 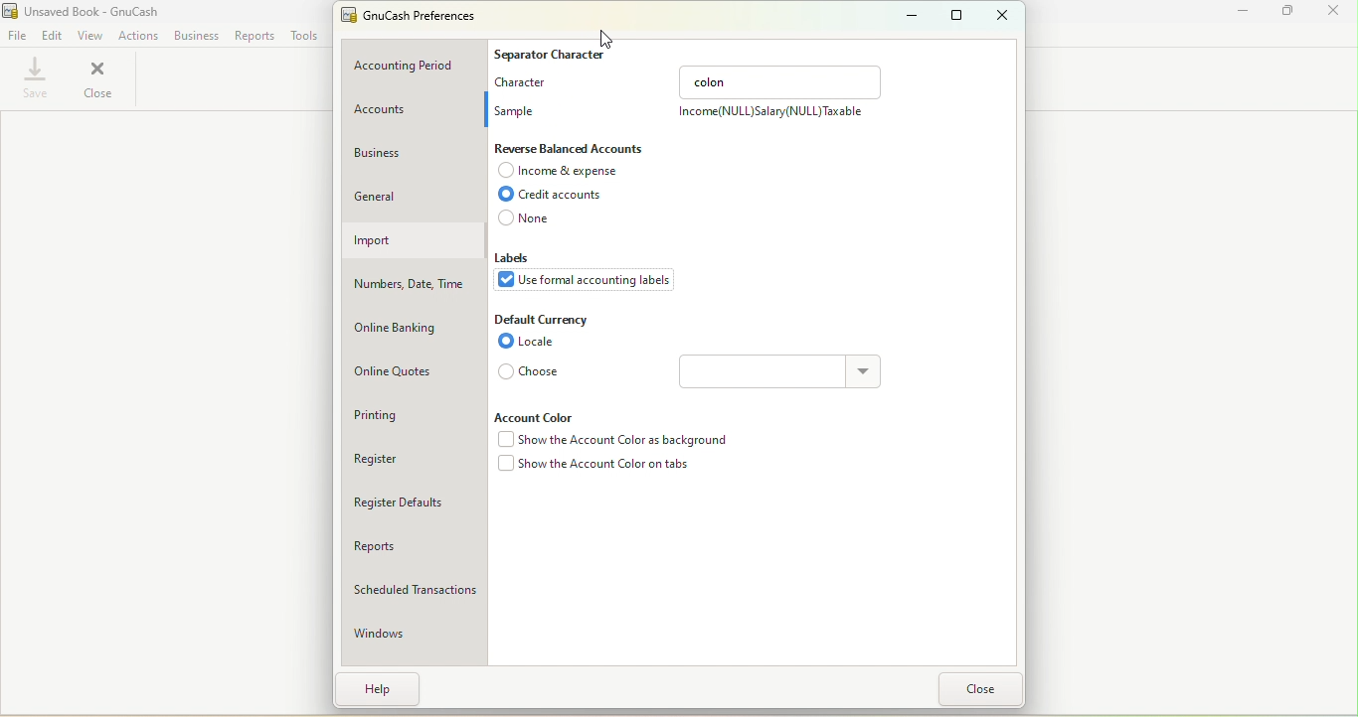 What do you see at coordinates (765, 371) in the screenshot?
I see `Text box` at bounding box center [765, 371].